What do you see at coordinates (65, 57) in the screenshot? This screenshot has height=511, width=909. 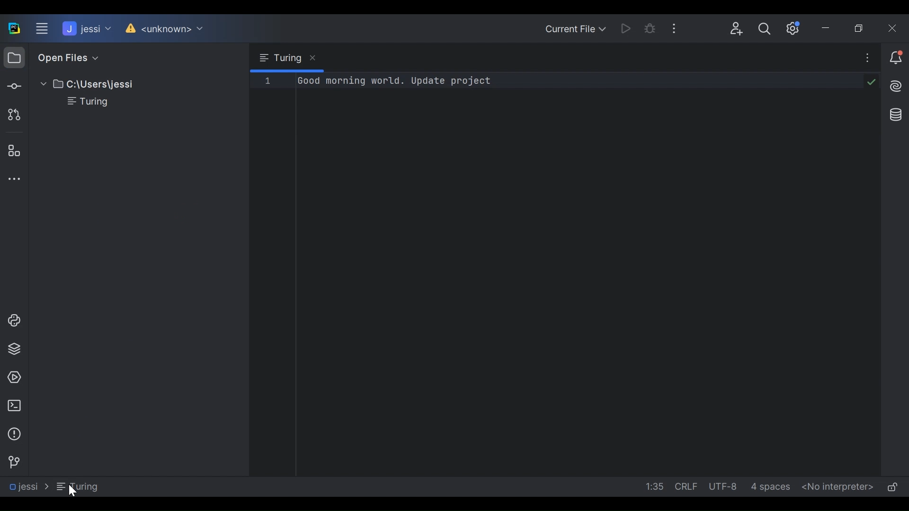 I see `Open Files` at bounding box center [65, 57].